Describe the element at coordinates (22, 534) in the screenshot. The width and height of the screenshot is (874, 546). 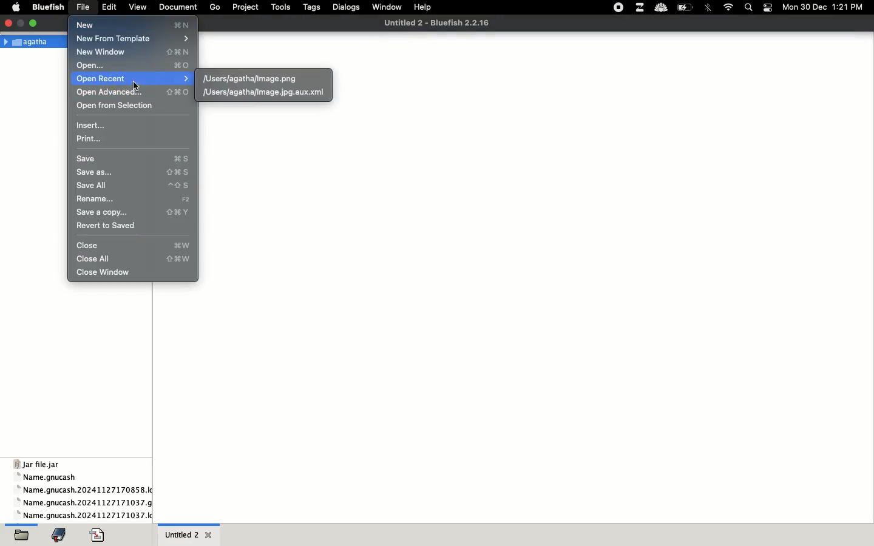
I see `open` at that location.